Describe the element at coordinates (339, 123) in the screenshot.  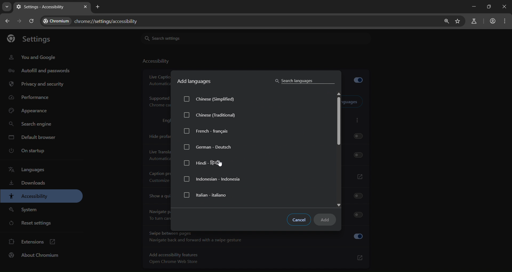
I see `scrollbar` at that location.